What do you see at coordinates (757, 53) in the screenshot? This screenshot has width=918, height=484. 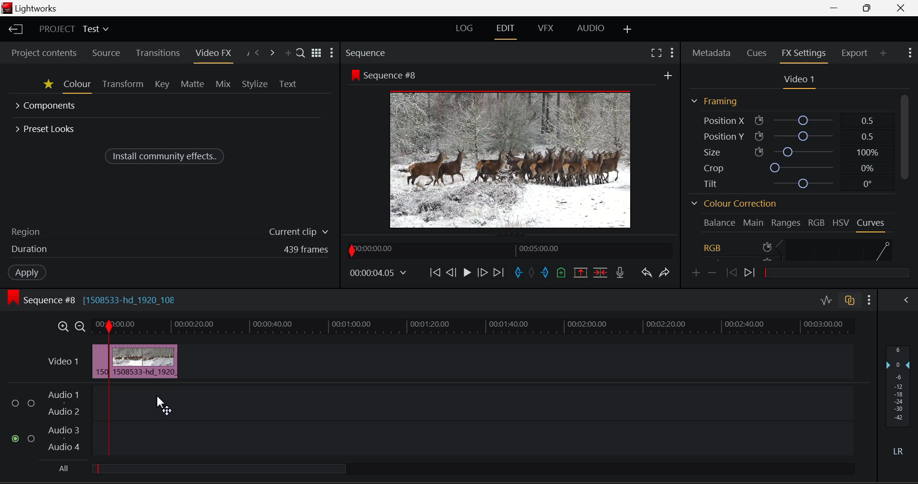 I see `Cues` at bounding box center [757, 53].